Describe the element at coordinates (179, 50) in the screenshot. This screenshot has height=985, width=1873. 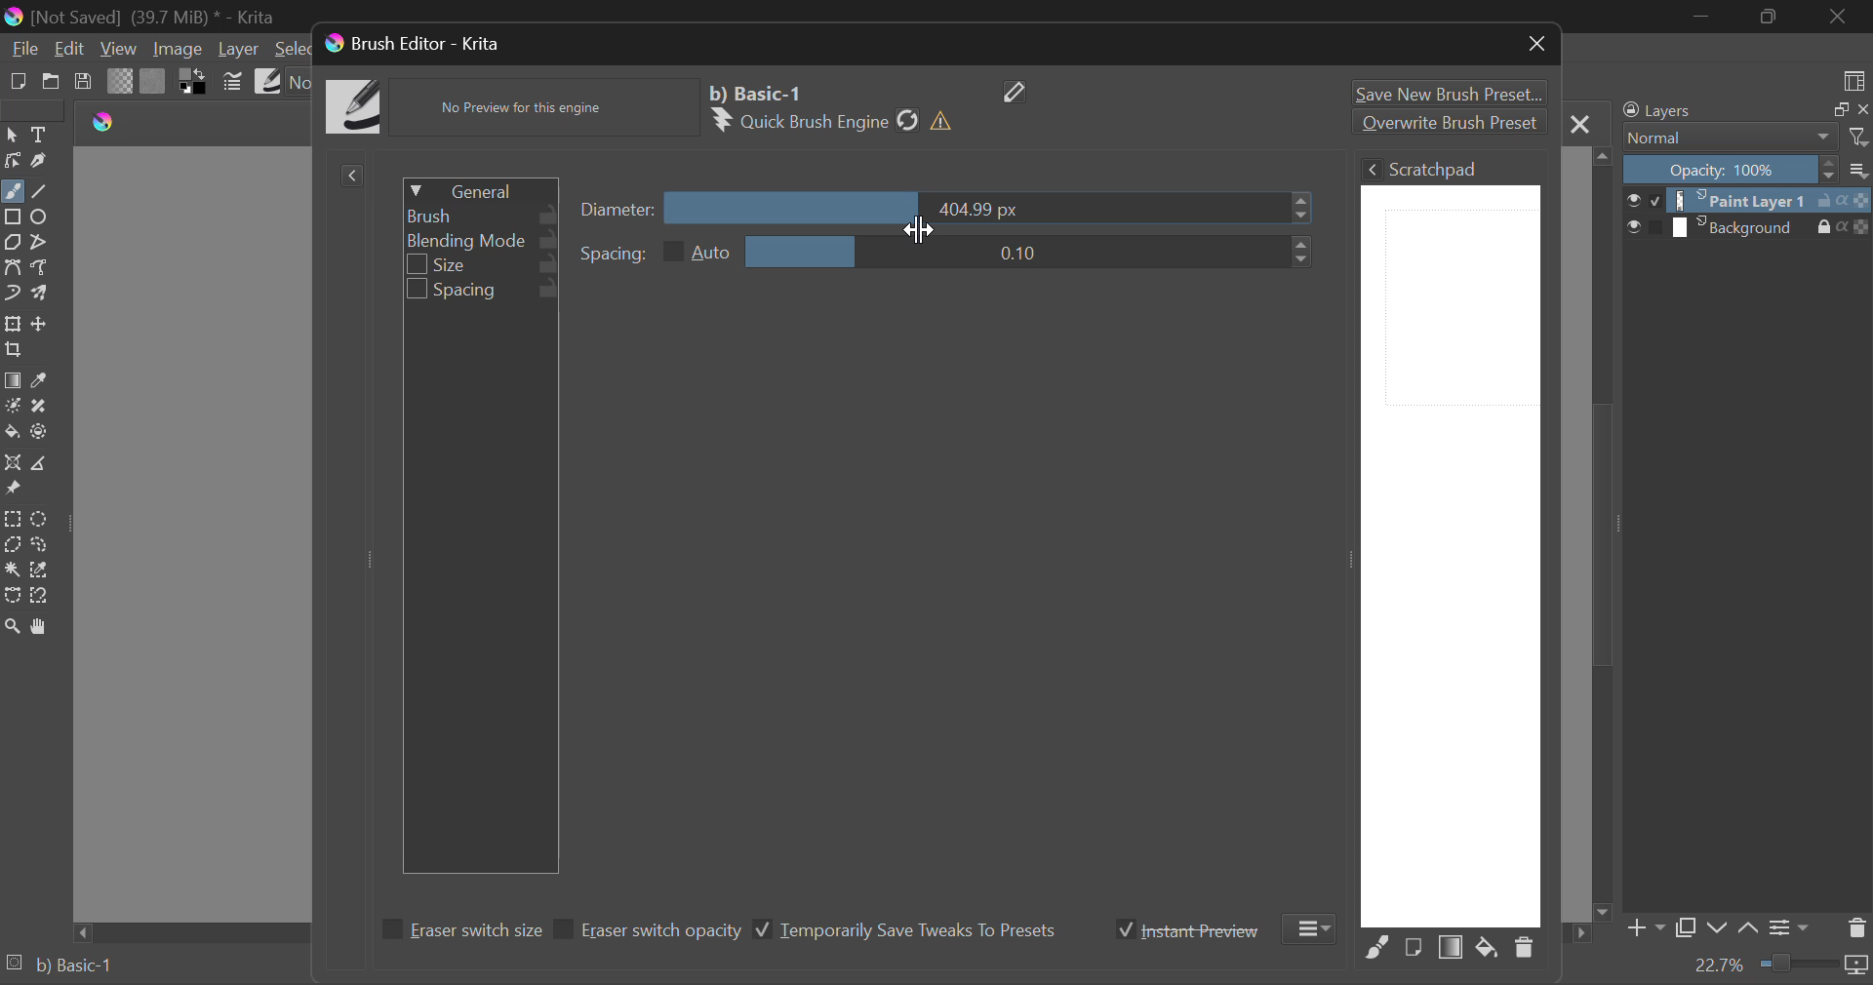
I see `Image` at that location.